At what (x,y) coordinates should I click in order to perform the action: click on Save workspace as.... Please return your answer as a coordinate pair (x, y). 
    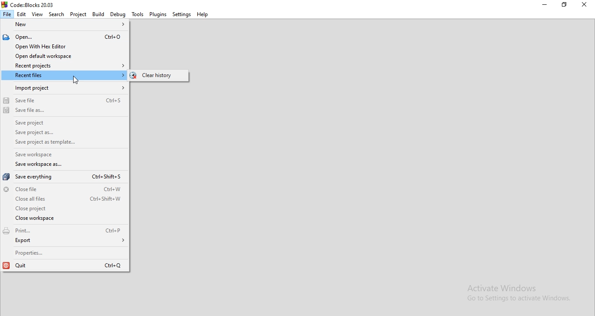
    Looking at the image, I should click on (53, 166).